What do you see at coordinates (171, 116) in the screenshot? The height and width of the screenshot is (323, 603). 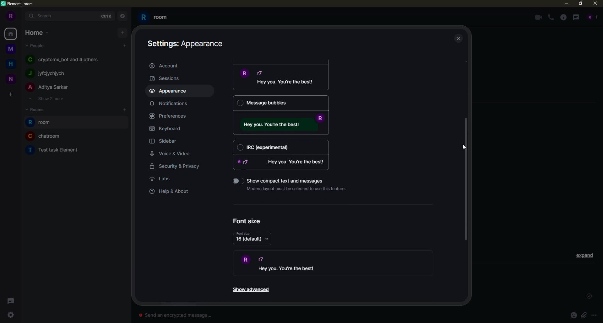 I see `preferences` at bounding box center [171, 116].